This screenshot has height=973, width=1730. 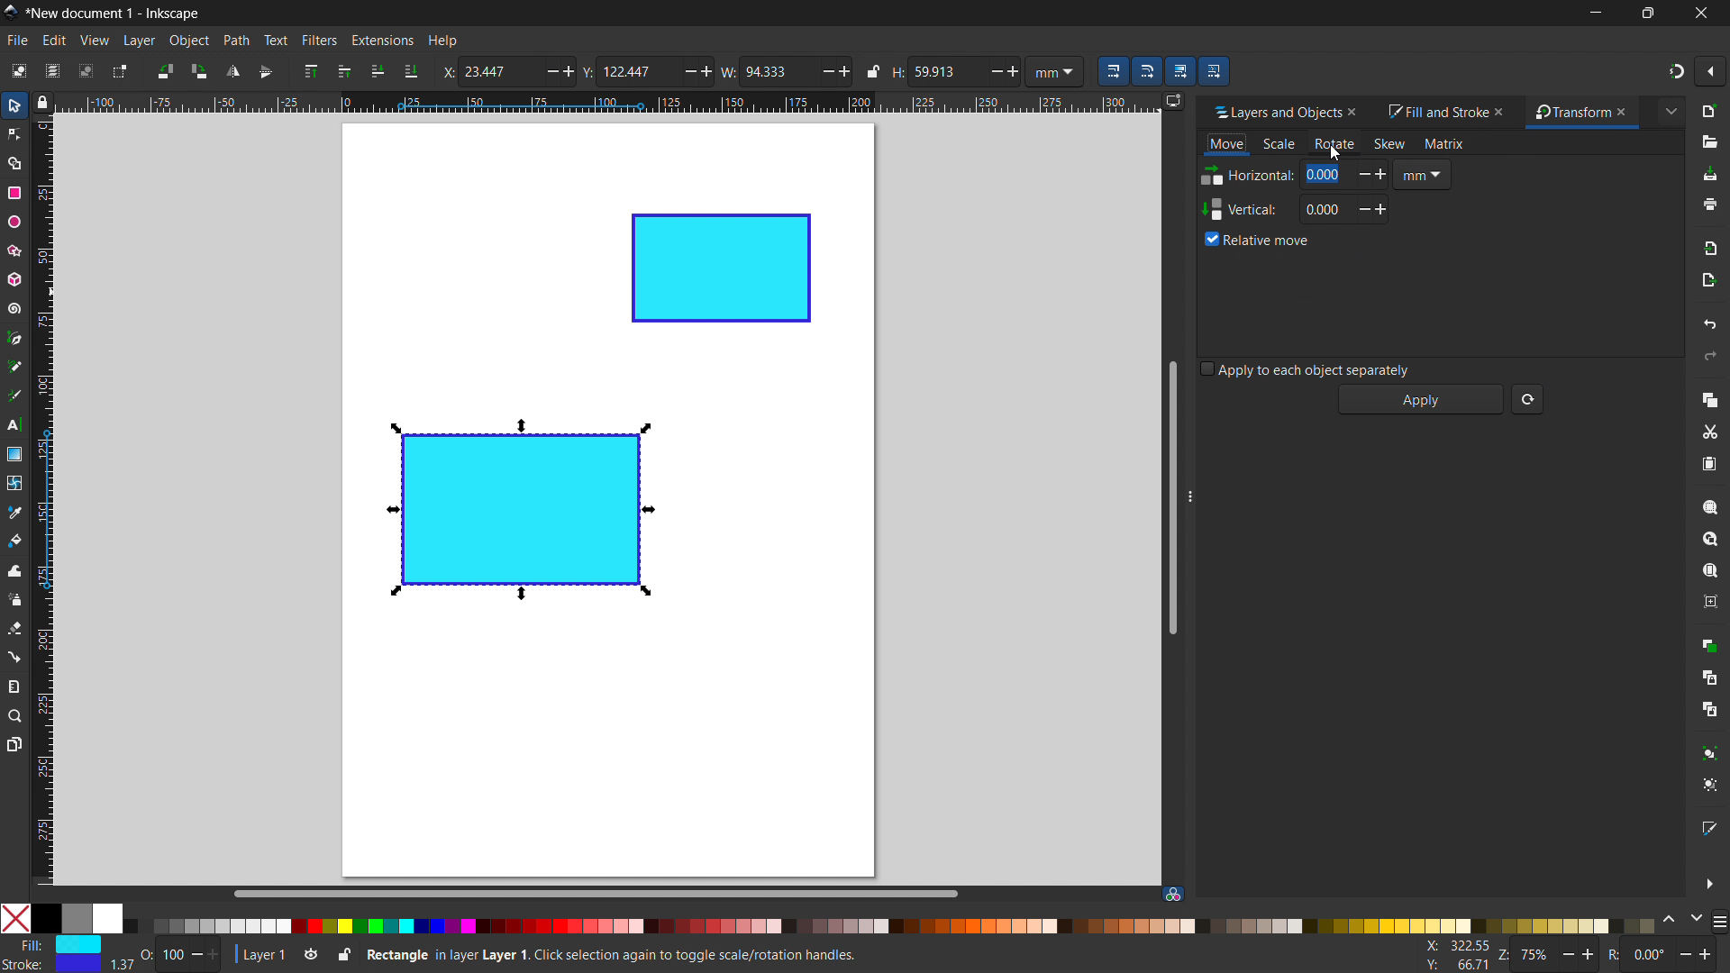 What do you see at coordinates (1708, 463) in the screenshot?
I see `paste` at bounding box center [1708, 463].